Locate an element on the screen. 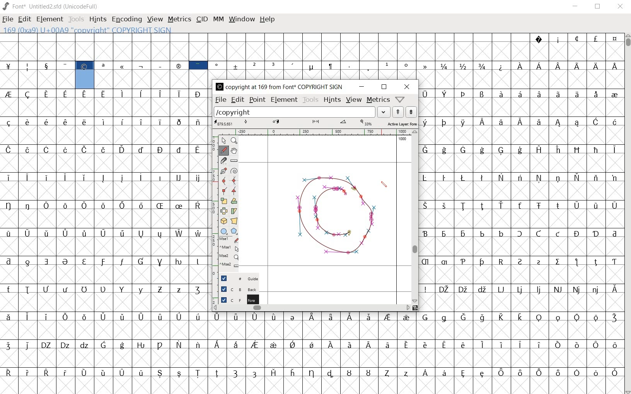  load word list is located at coordinates (302, 112).